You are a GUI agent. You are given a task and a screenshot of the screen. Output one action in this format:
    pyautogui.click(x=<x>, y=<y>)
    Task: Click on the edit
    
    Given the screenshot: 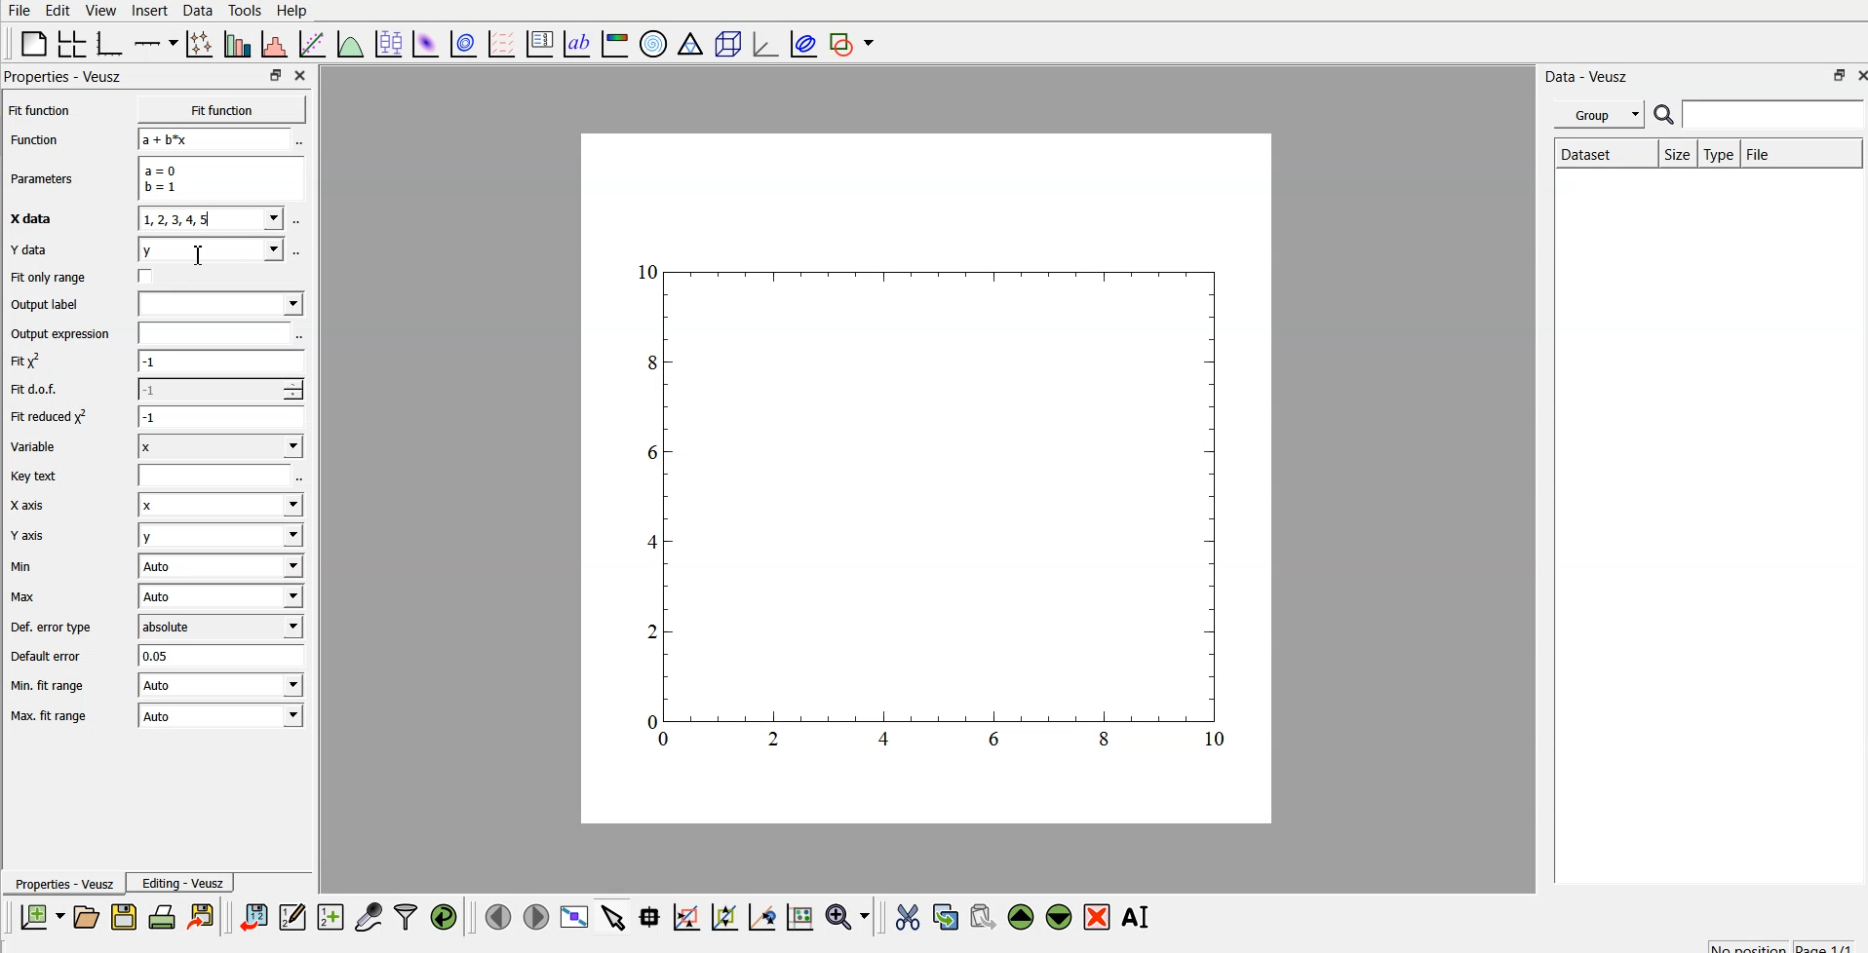 What is the action you would take?
    pyautogui.click(x=55, y=10)
    